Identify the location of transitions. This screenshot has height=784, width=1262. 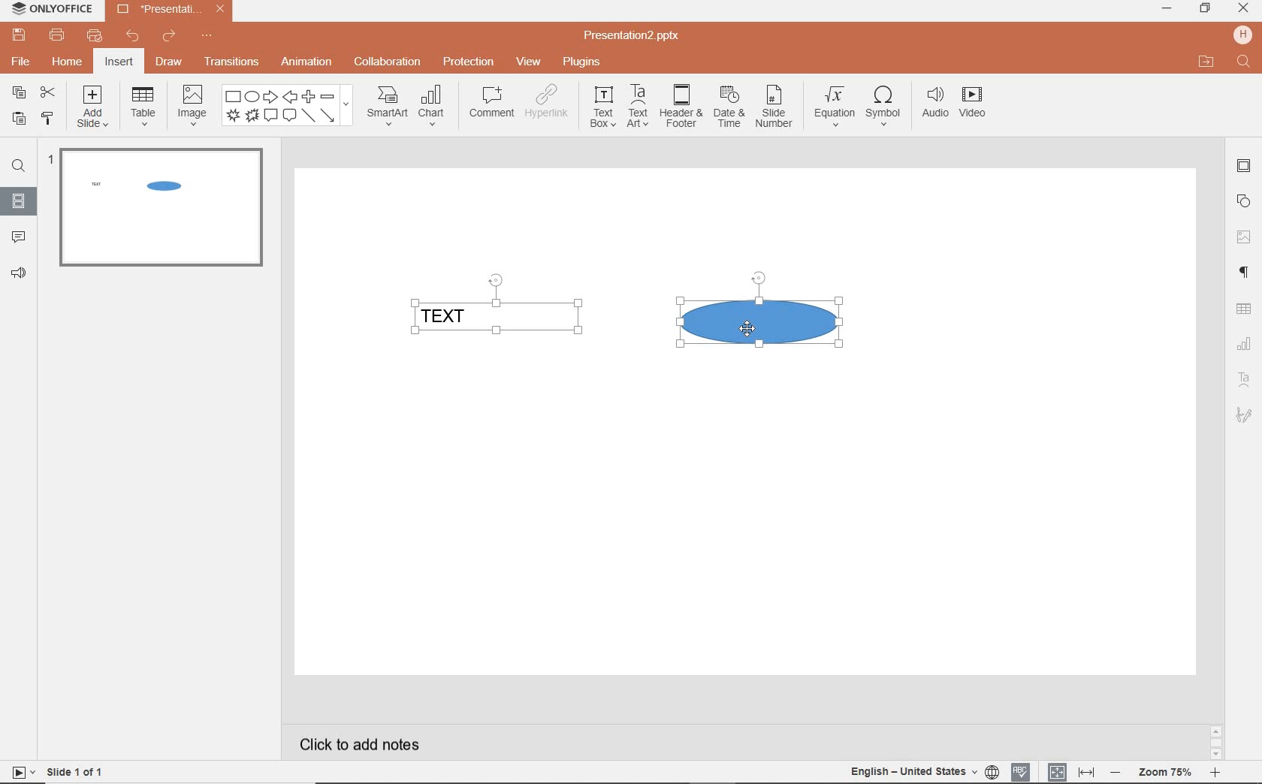
(232, 61).